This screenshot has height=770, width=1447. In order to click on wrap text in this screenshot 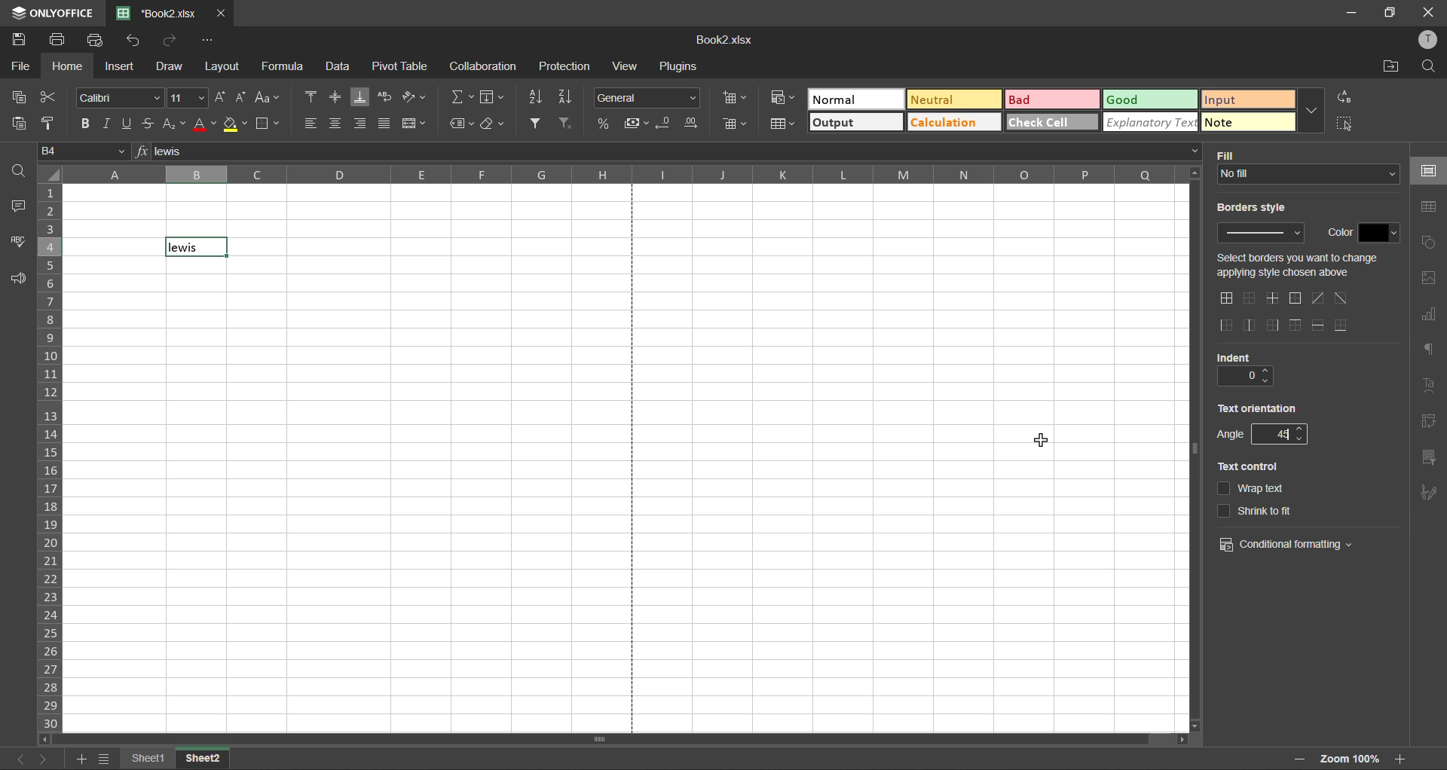, I will do `click(1253, 487)`.